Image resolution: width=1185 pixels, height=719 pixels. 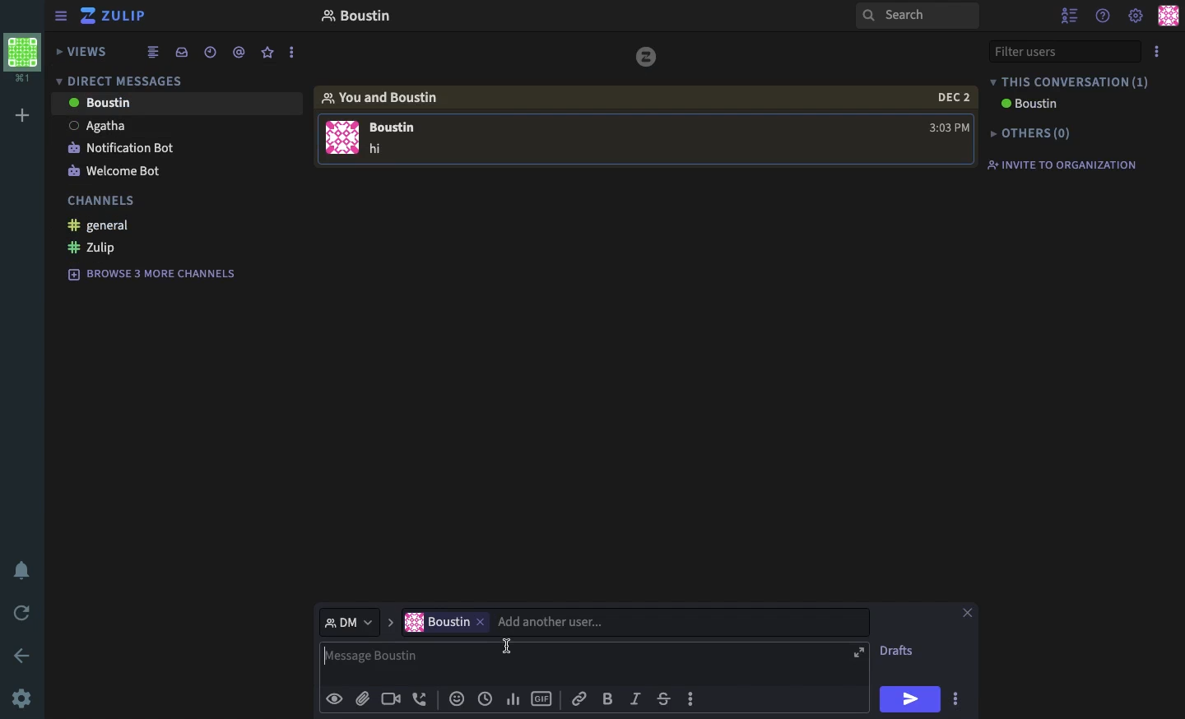 What do you see at coordinates (420, 697) in the screenshot?
I see `audio call` at bounding box center [420, 697].